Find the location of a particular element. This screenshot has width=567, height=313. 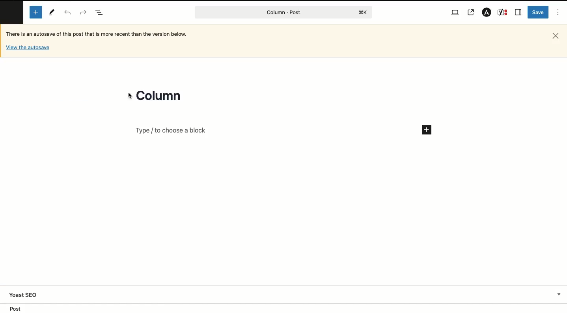

Close is located at coordinates (554, 36).